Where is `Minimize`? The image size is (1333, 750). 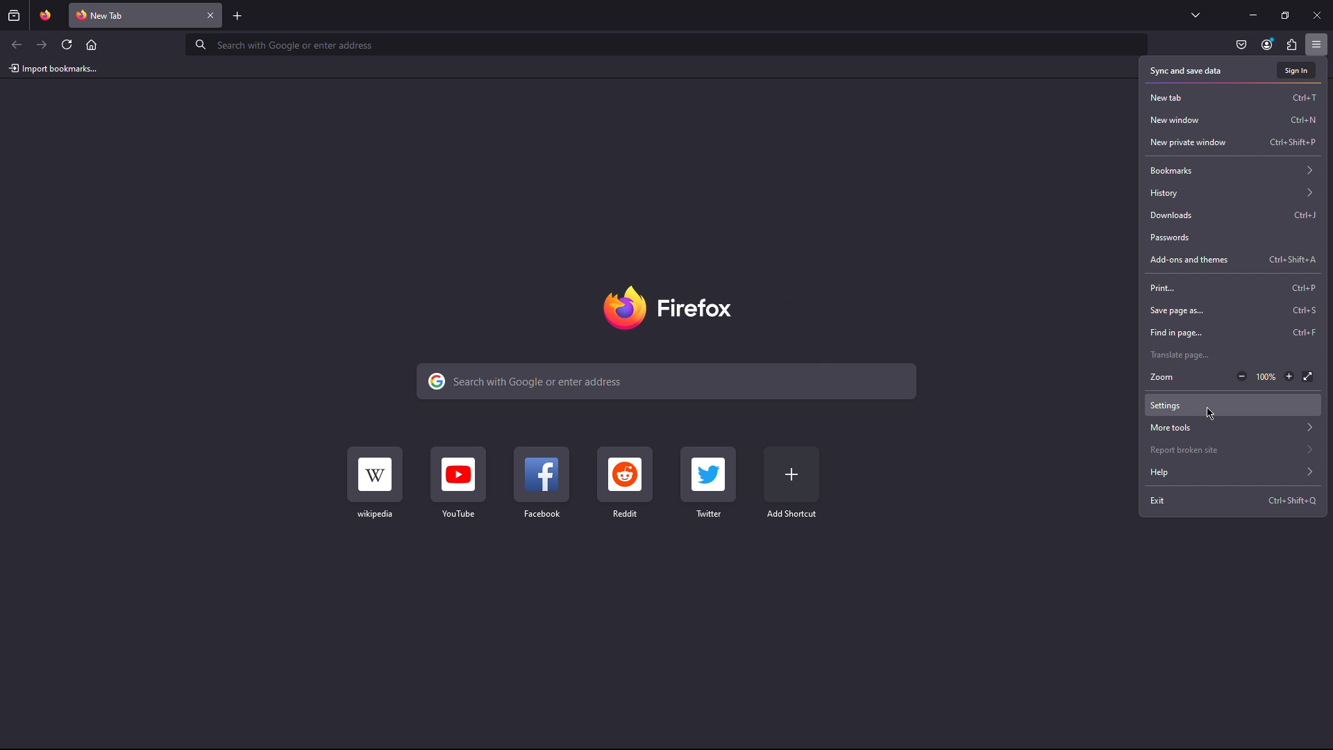
Minimize is located at coordinates (1252, 15).